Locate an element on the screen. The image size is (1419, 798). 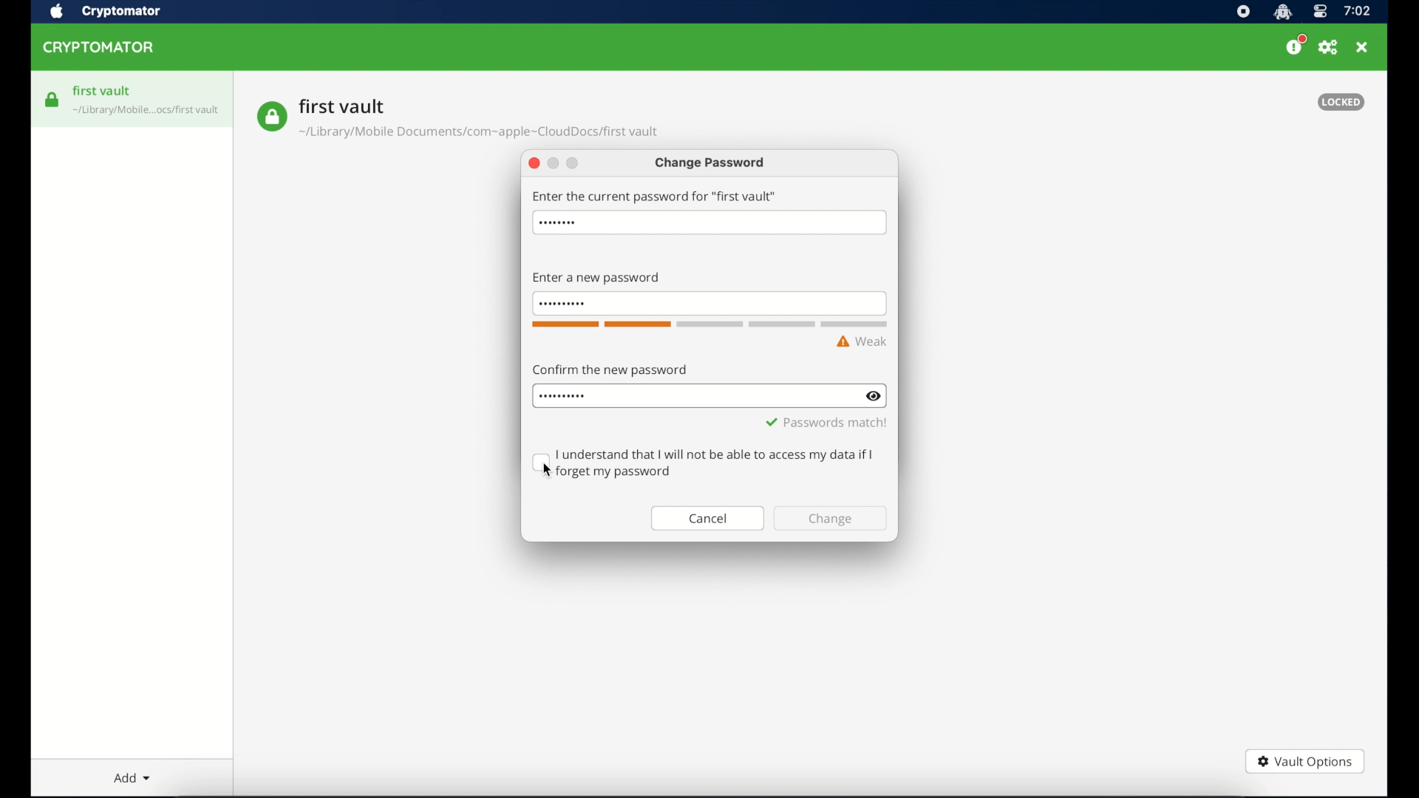
screen recorder icon is located at coordinates (1243, 13).